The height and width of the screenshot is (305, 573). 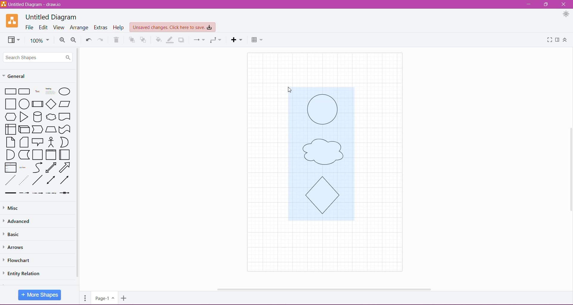 I want to click on Close, so click(x=563, y=4).